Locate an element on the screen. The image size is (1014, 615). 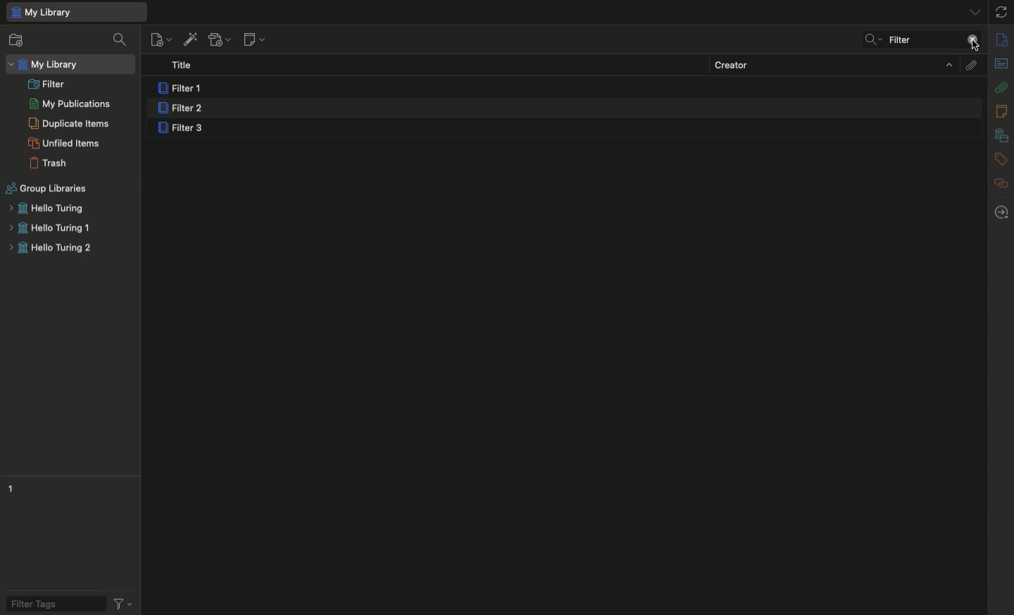
Actions is located at coordinates (125, 602).